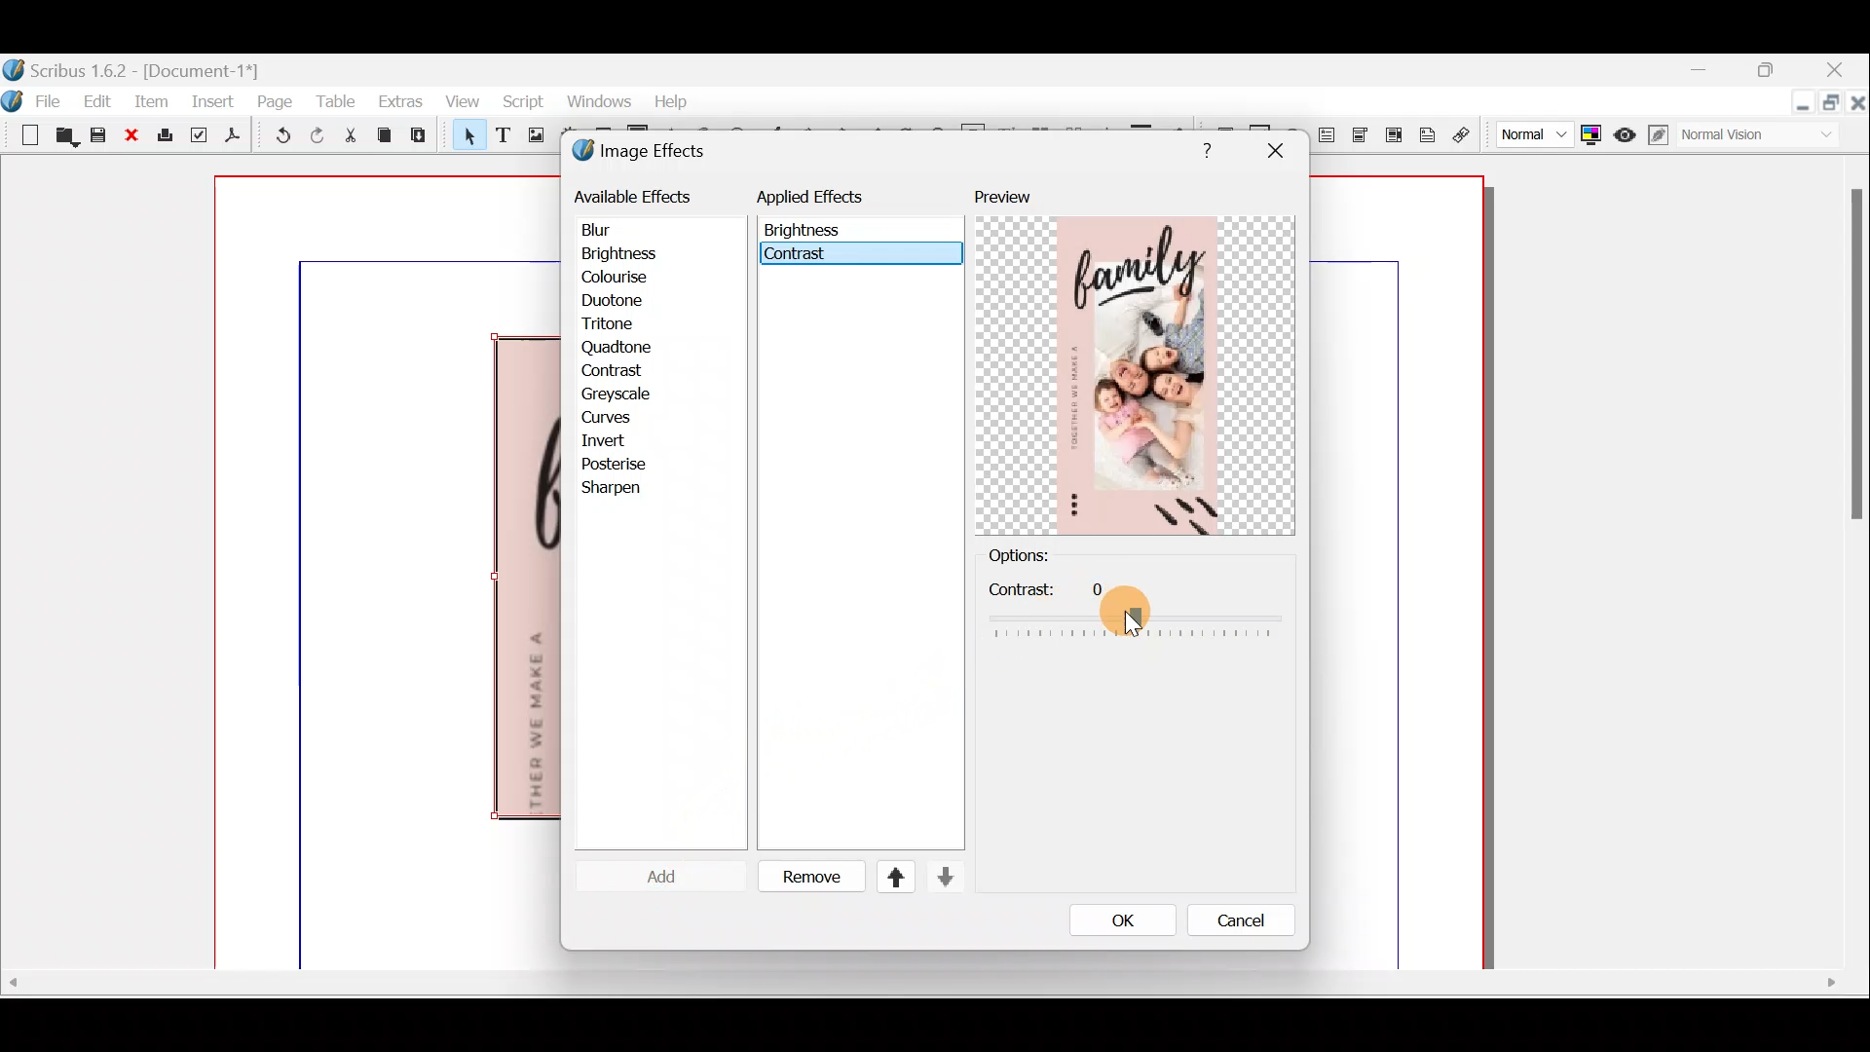 This screenshot has width=1870, height=1052. Describe the element at coordinates (1394, 132) in the screenshot. I see `PDF List box` at that location.